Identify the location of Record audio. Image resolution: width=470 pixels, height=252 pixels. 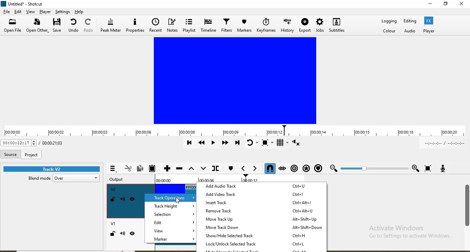
(443, 168).